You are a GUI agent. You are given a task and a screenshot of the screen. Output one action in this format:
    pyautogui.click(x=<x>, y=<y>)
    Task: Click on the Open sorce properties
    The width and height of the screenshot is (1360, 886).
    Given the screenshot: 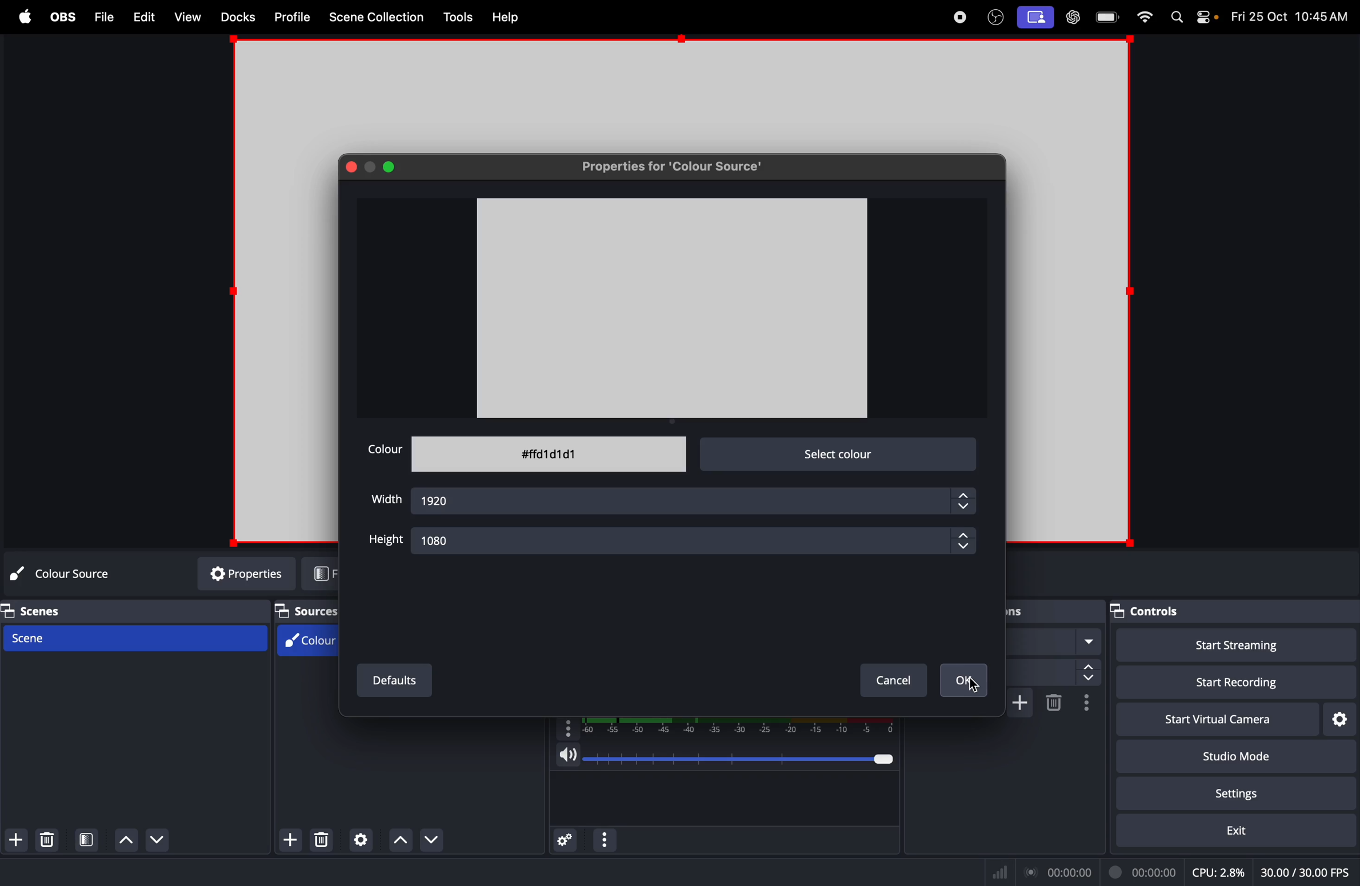 What is the action you would take?
    pyautogui.click(x=361, y=841)
    